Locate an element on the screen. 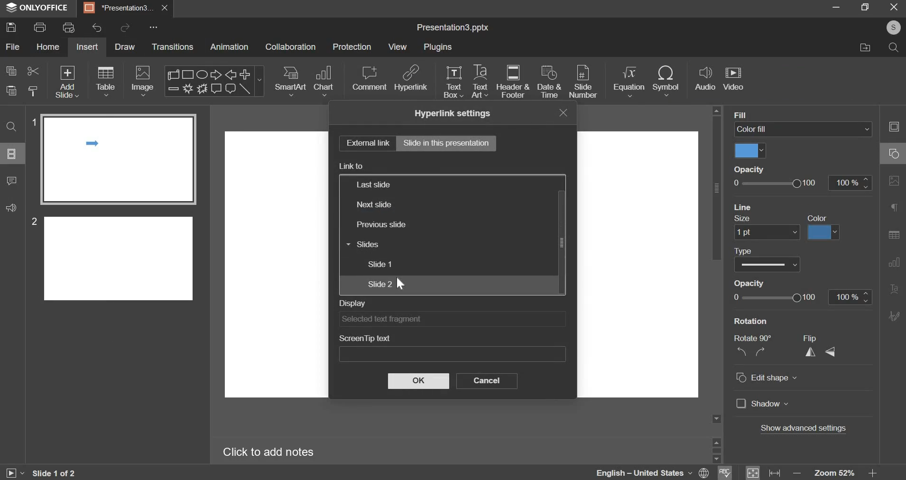  screentip text is located at coordinates (364, 338).